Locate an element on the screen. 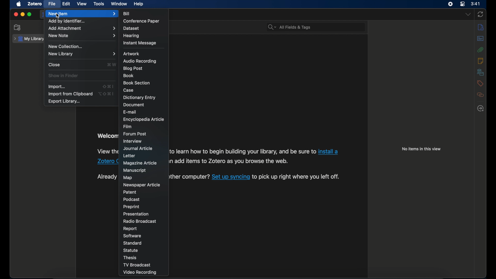 This screenshot has height=279, width=496. link is located at coordinates (328, 151).